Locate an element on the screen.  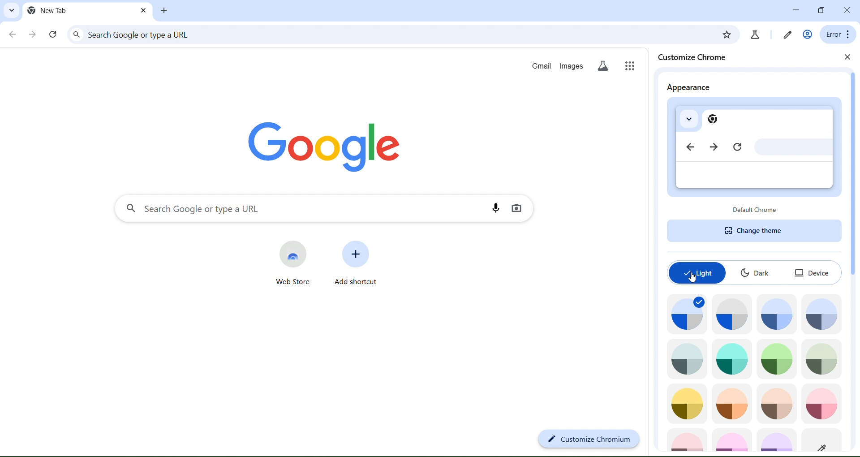
image is located at coordinates (732, 313).